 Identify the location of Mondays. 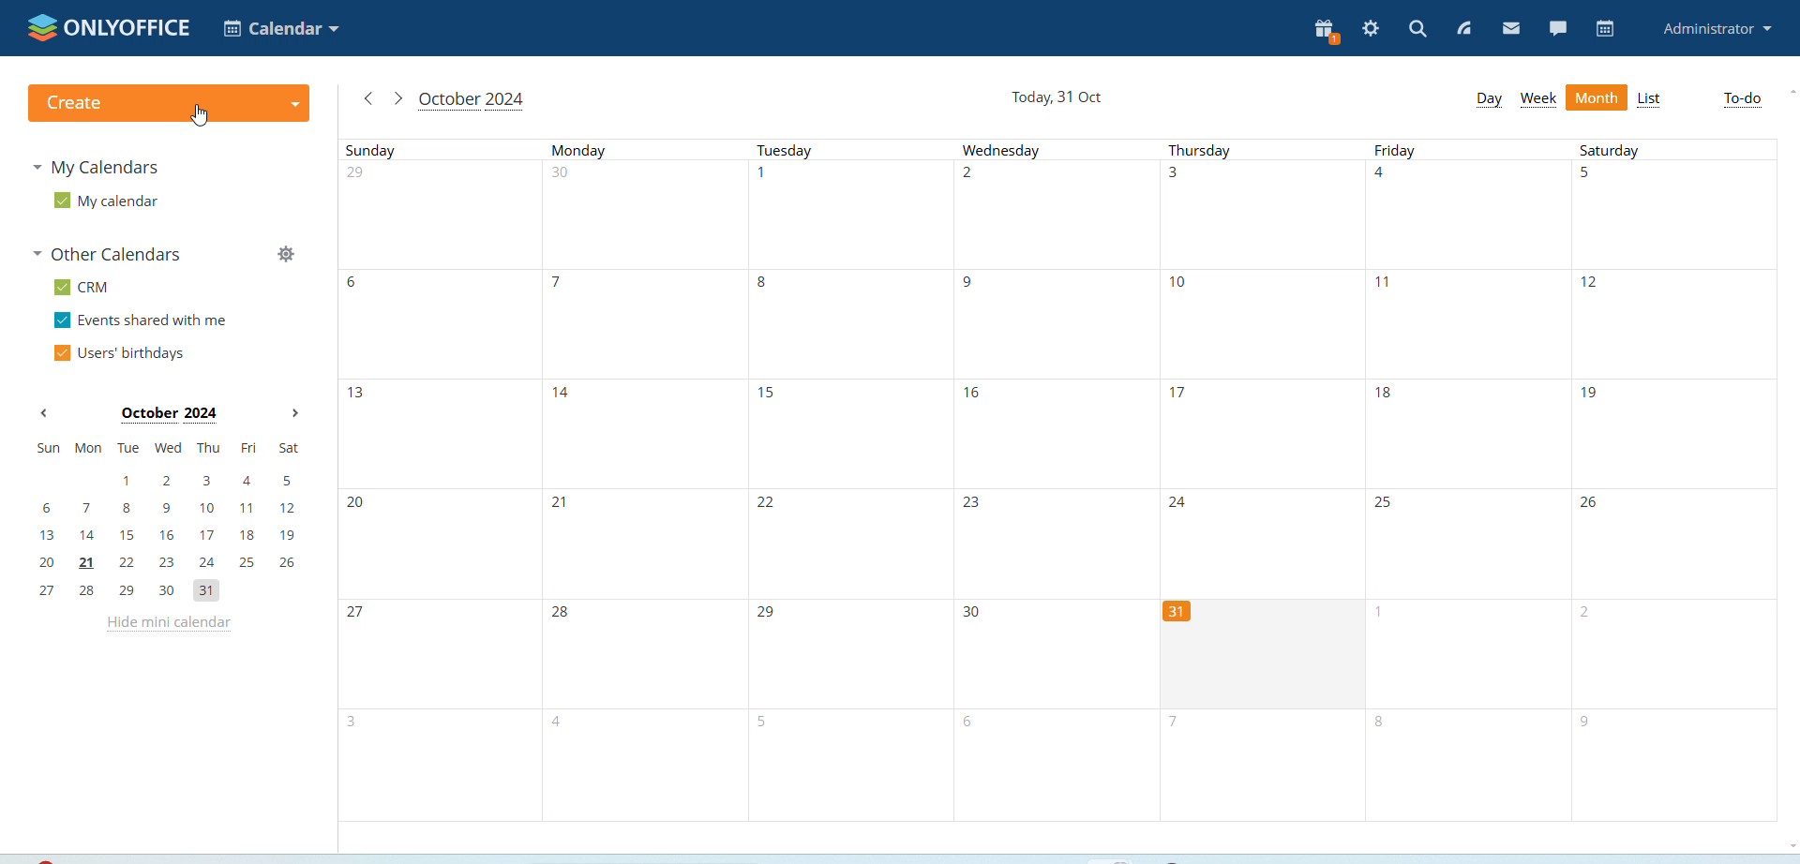
(639, 480).